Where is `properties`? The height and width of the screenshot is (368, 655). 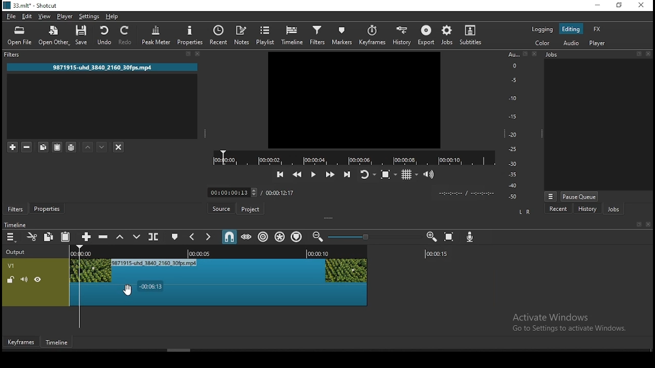
properties is located at coordinates (191, 36).